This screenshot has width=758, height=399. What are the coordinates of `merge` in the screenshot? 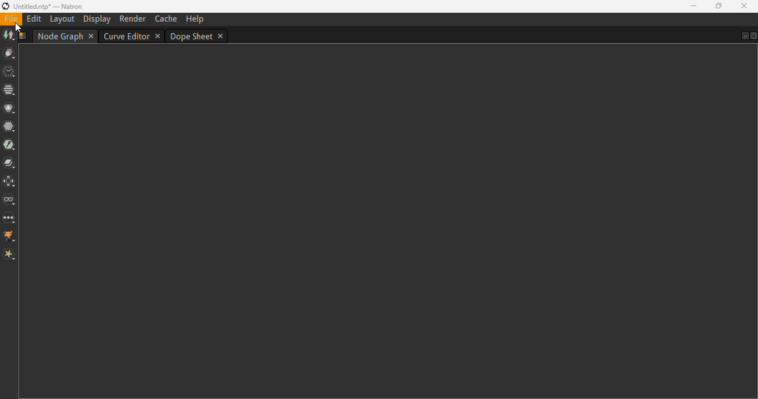 It's located at (9, 163).